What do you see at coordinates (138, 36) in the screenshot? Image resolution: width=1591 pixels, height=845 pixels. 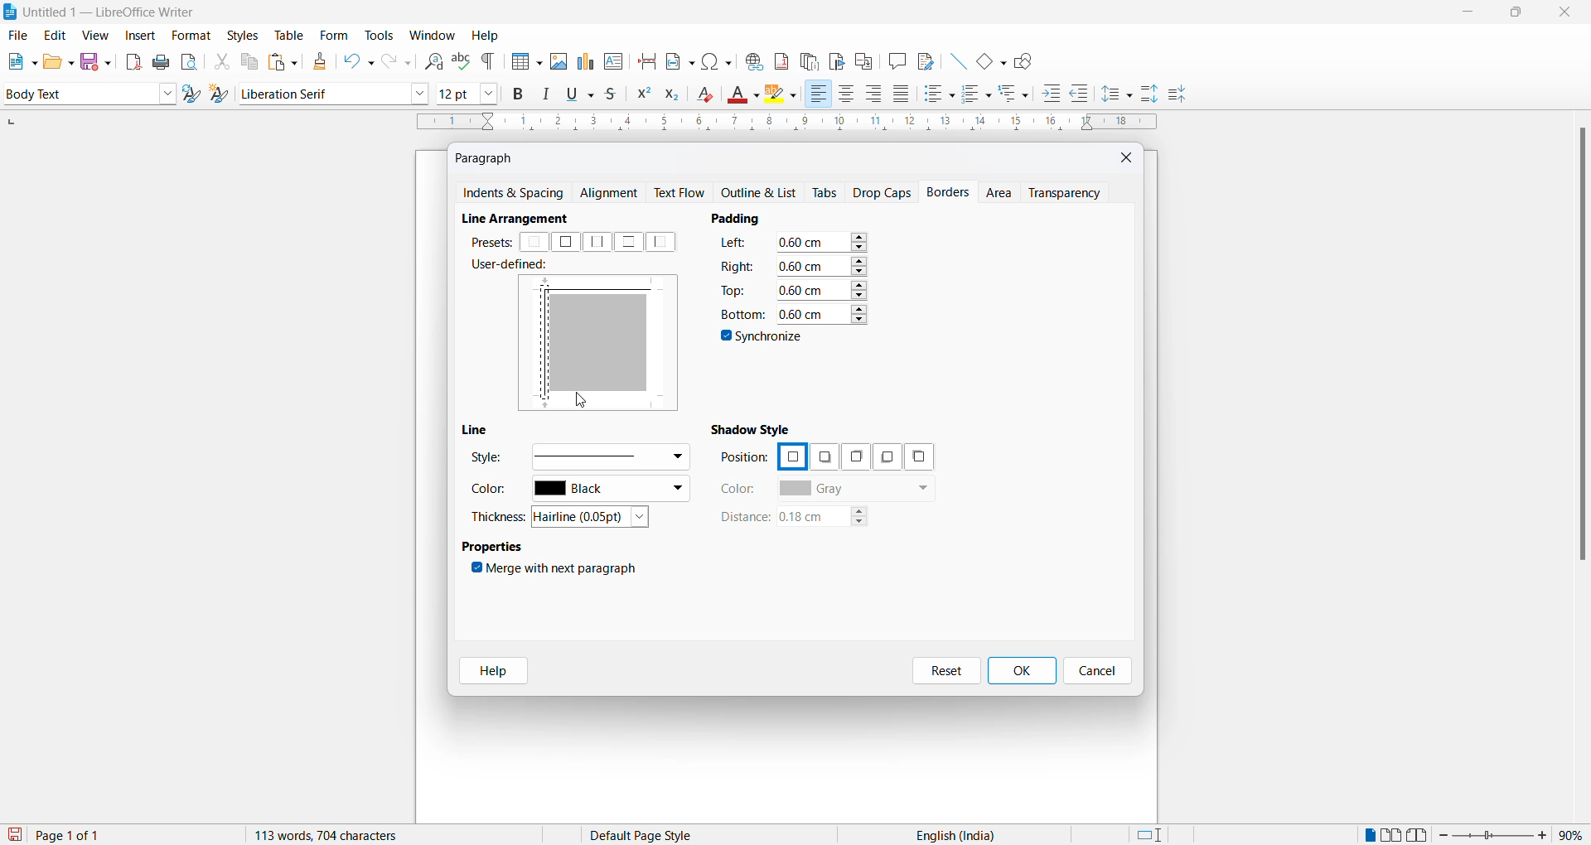 I see `insert` at bounding box center [138, 36].